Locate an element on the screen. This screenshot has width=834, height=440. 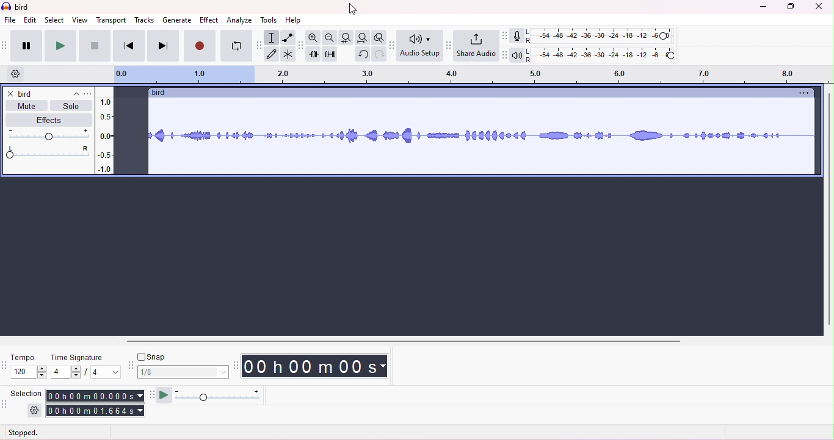
tools is located at coordinates (269, 20).